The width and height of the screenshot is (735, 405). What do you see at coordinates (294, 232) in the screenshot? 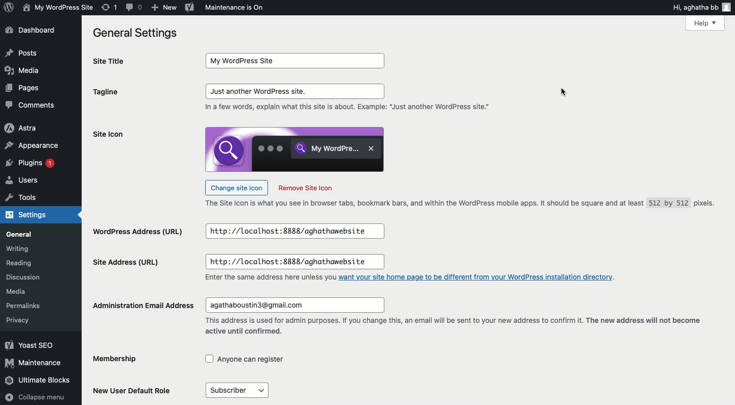
I see `input box` at bounding box center [294, 232].